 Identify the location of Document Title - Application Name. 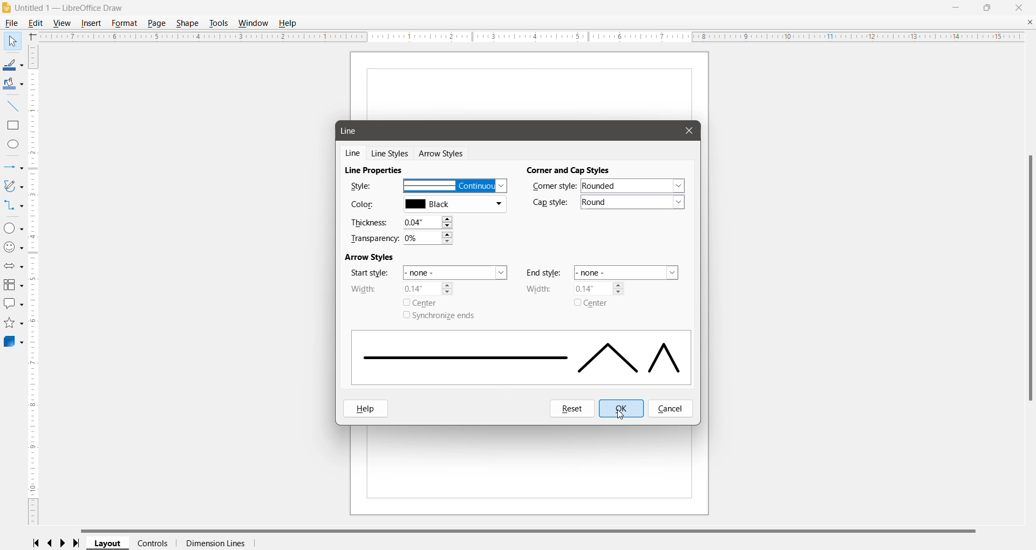
(74, 8).